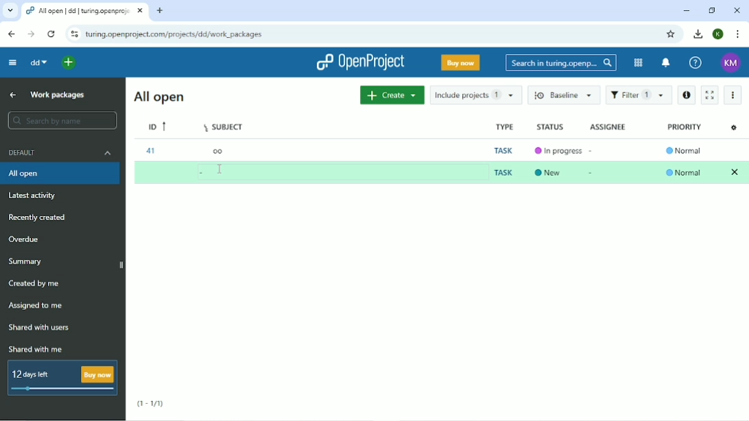 The width and height of the screenshot is (749, 421). Describe the element at coordinates (38, 306) in the screenshot. I see `Assigned to me` at that location.